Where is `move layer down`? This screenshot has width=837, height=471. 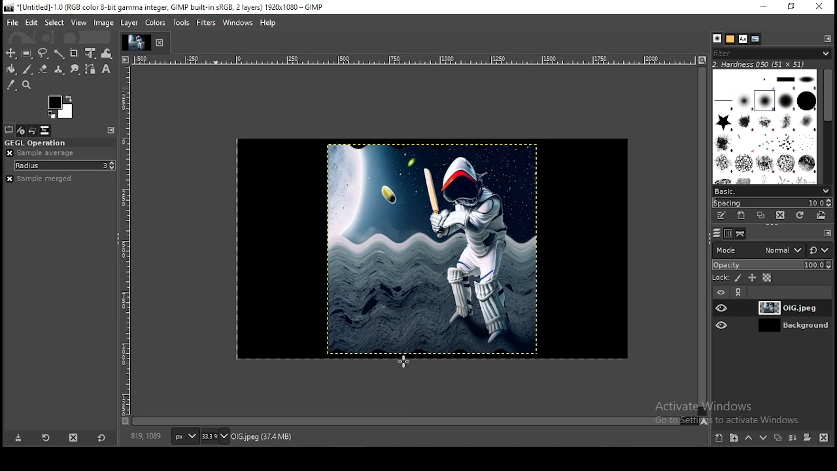
move layer down is located at coordinates (764, 440).